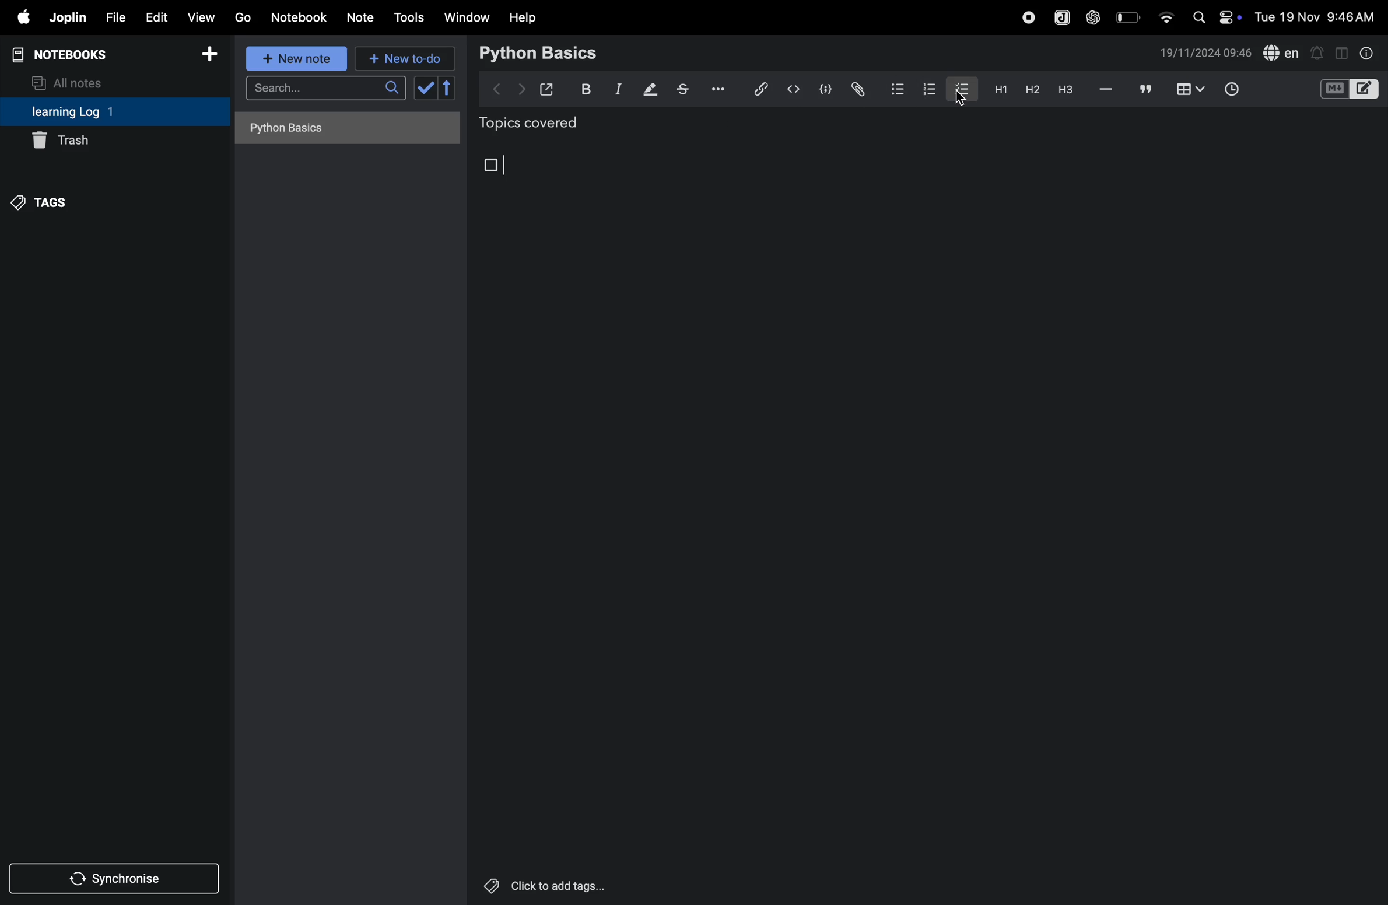 The image size is (1388, 905). I want to click on bullet list, so click(896, 88).